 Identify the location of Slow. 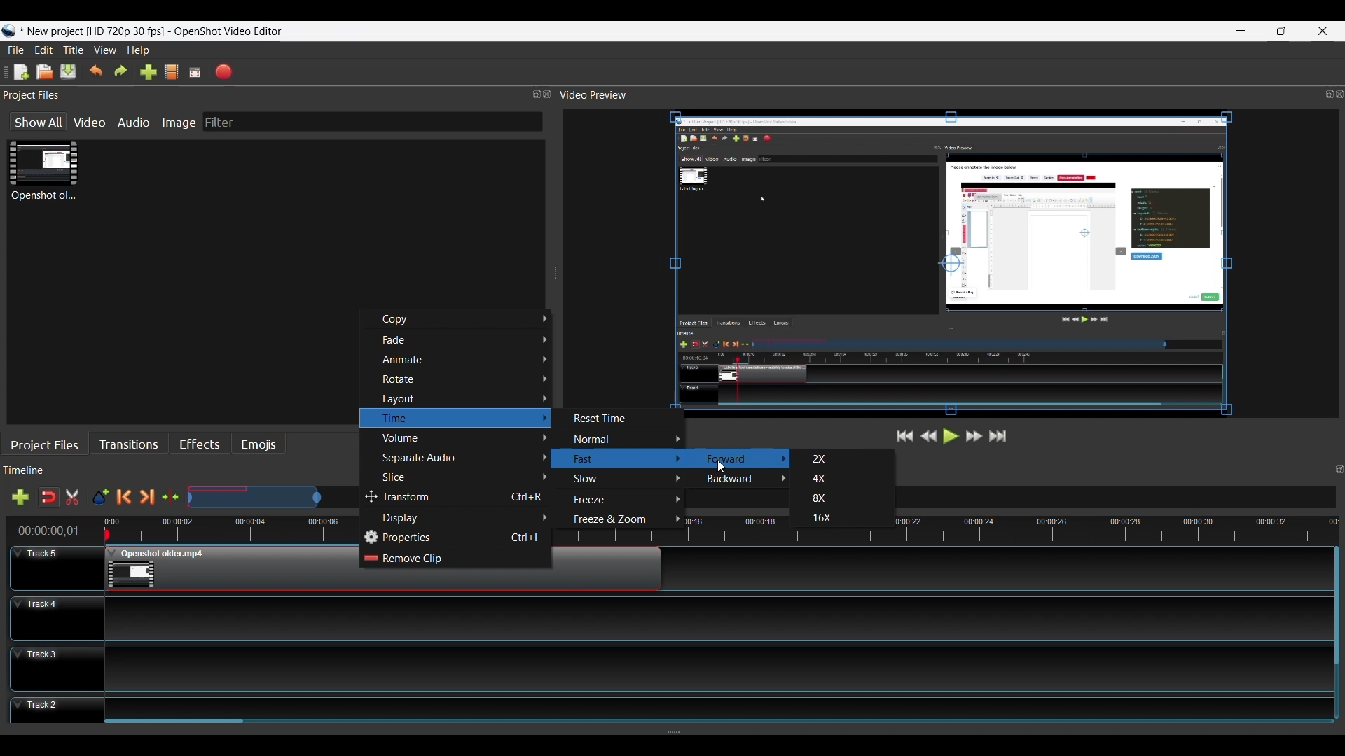
(623, 479).